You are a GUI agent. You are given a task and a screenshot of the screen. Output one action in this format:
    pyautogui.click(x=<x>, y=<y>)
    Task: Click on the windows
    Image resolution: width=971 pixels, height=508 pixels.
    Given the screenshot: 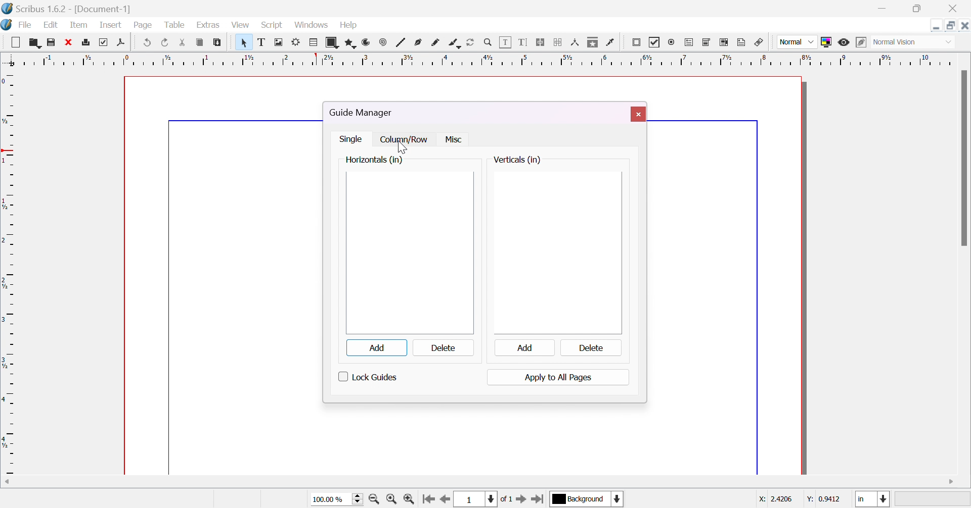 What is the action you would take?
    pyautogui.click(x=310, y=25)
    